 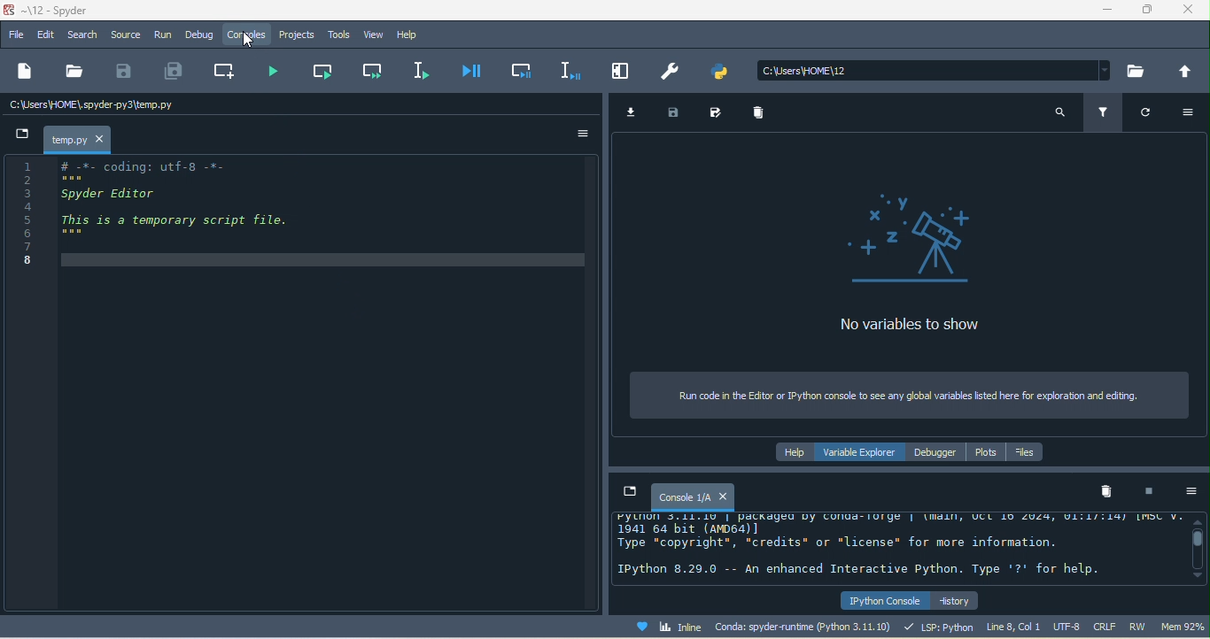 I want to click on consoles, so click(x=250, y=38).